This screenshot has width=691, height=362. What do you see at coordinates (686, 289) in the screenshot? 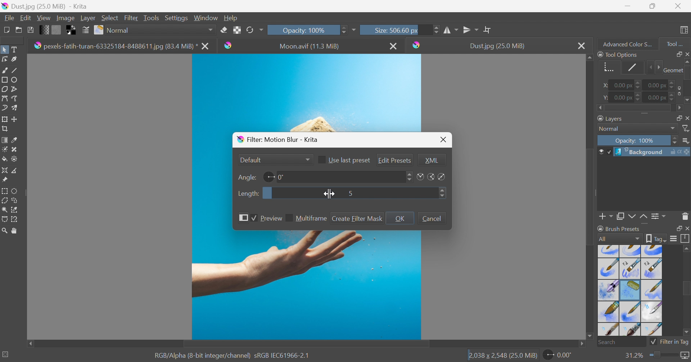
I see `Scroll Bar` at bounding box center [686, 289].